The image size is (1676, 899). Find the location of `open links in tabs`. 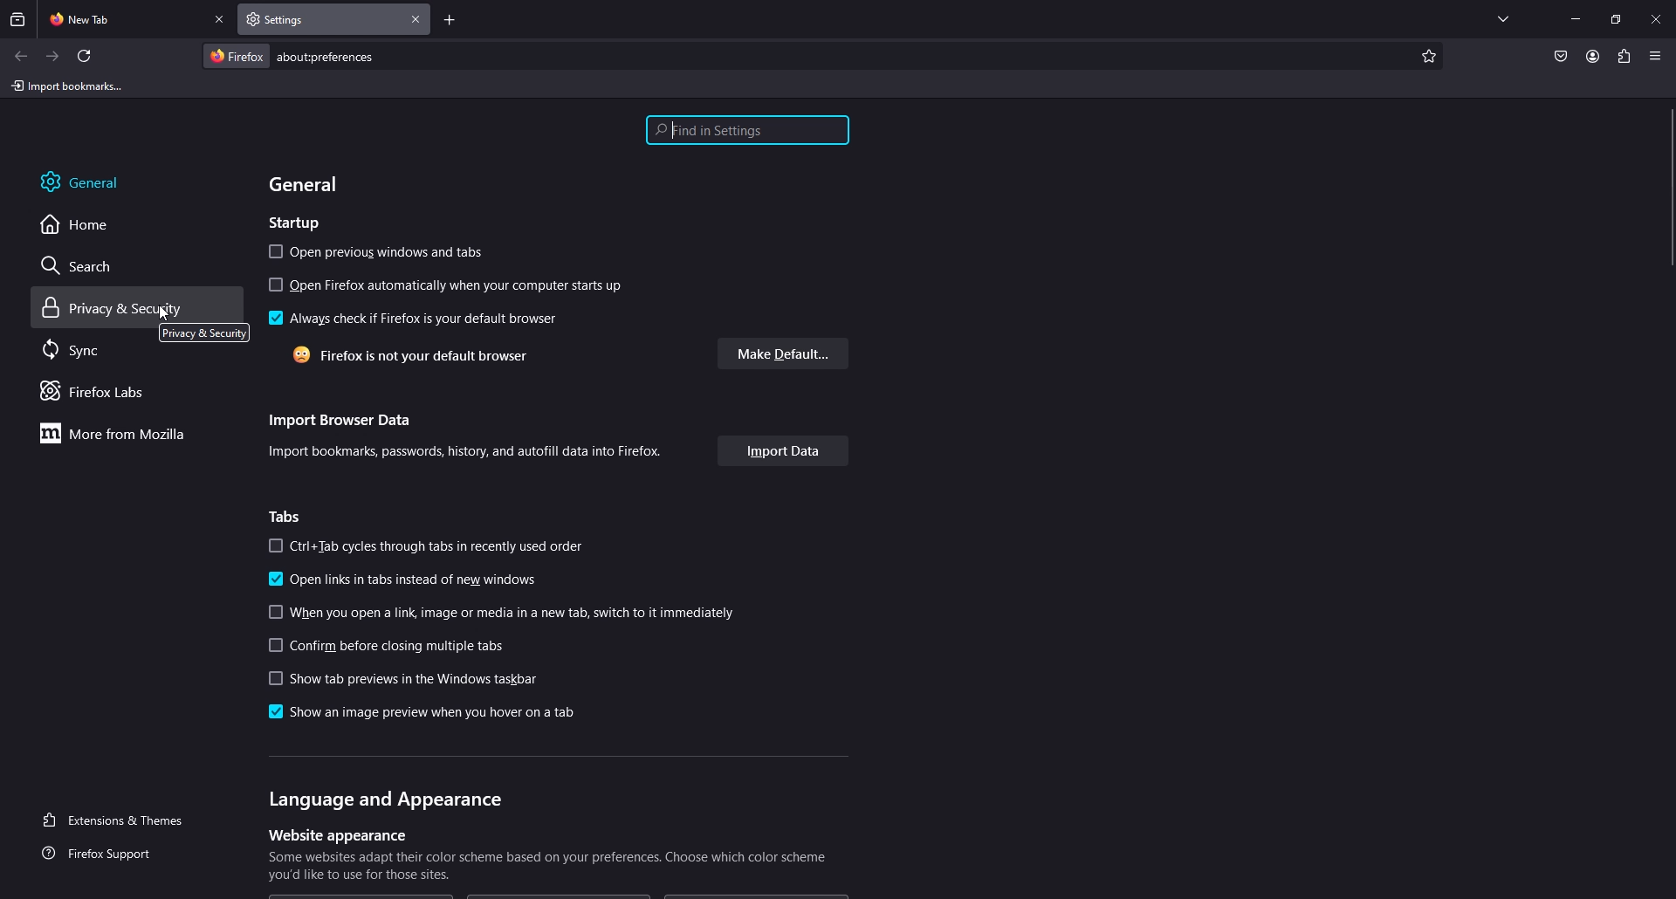

open links in tabs is located at coordinates (409, 580).